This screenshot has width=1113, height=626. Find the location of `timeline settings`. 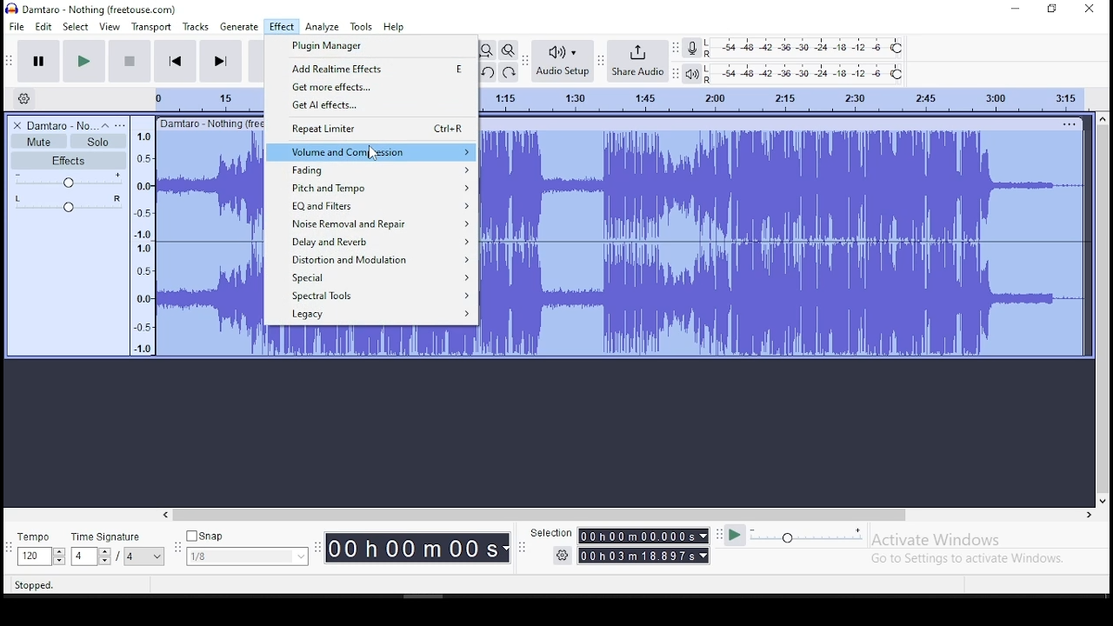

timeline settings is located at coordinates (24, 98).